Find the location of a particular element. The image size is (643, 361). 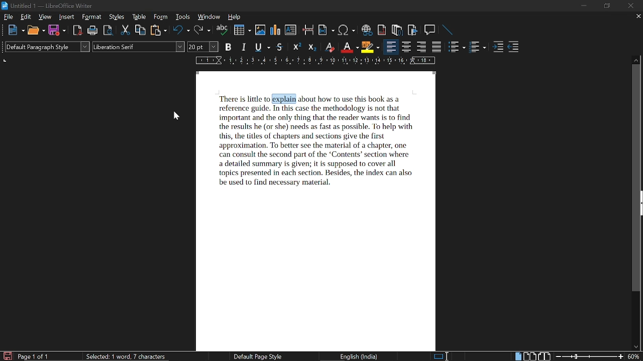

insert footnote is located at coordinates (397, 30).